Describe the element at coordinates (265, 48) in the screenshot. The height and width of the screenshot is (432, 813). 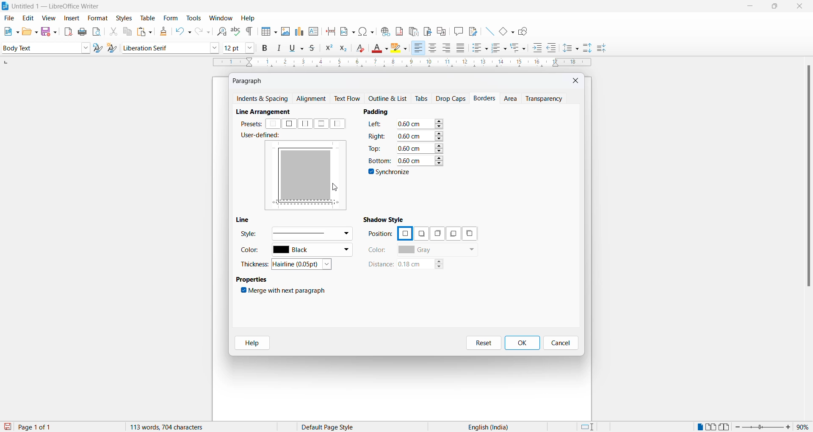
I see `bold` at that location.